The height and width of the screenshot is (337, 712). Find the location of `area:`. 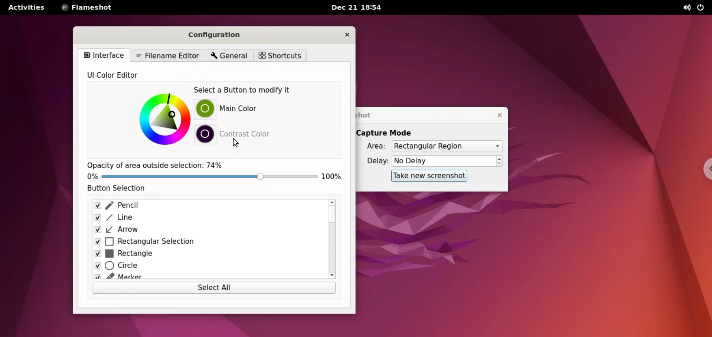

area: is located at coordinates (374, 147).